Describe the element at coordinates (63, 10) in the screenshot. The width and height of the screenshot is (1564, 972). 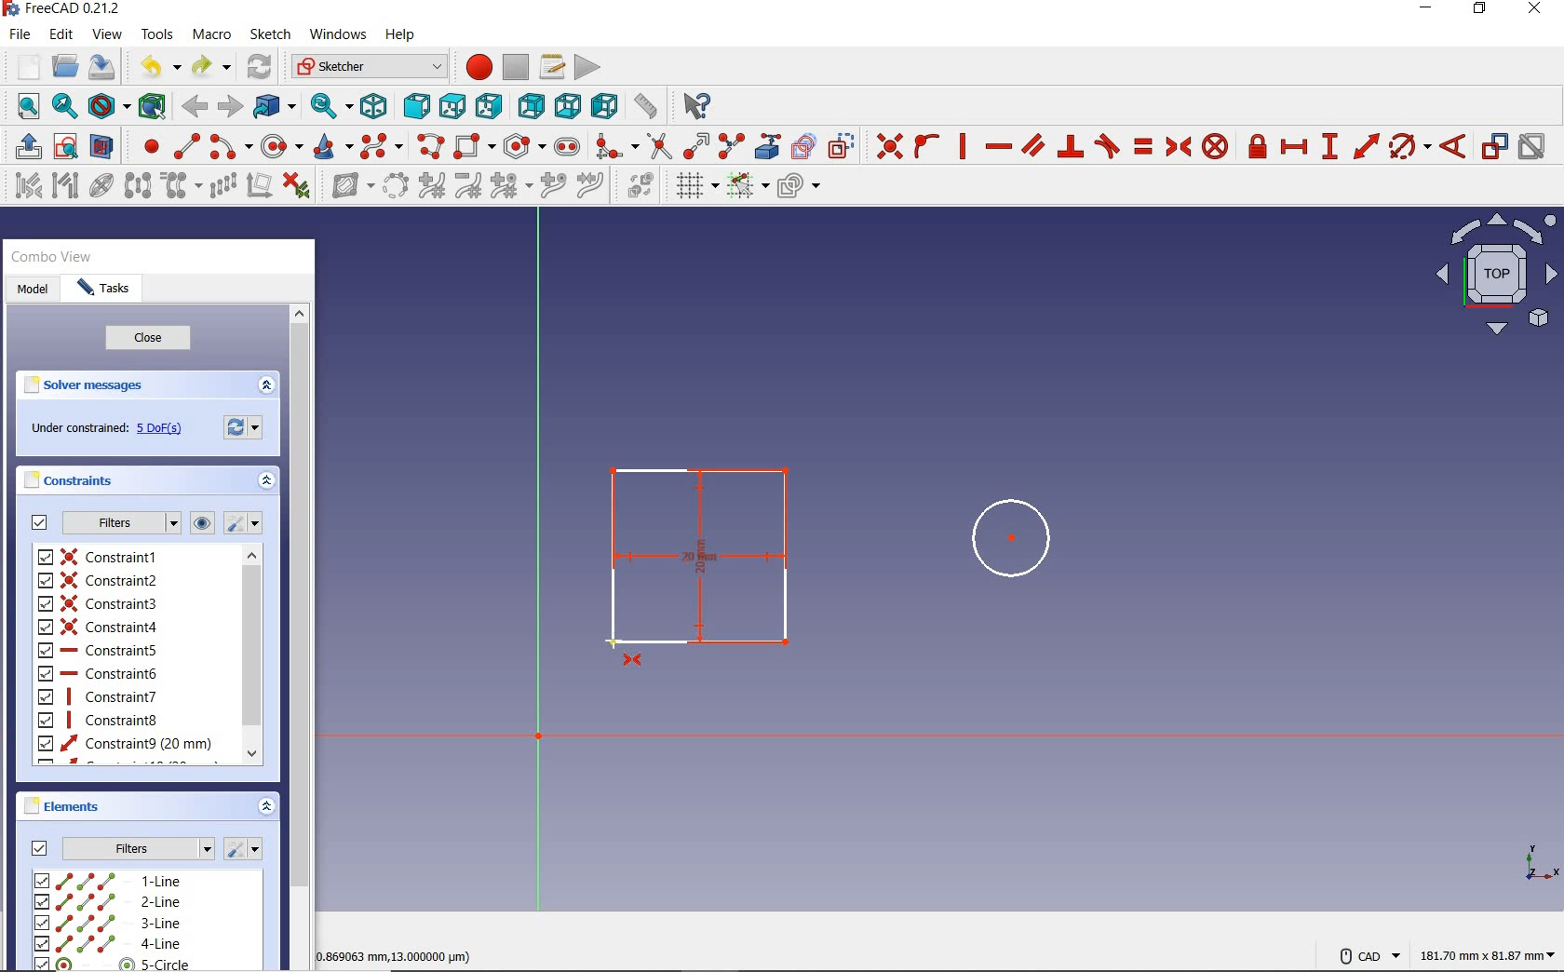
I see `FreeCAD 0.21.2` at that location.